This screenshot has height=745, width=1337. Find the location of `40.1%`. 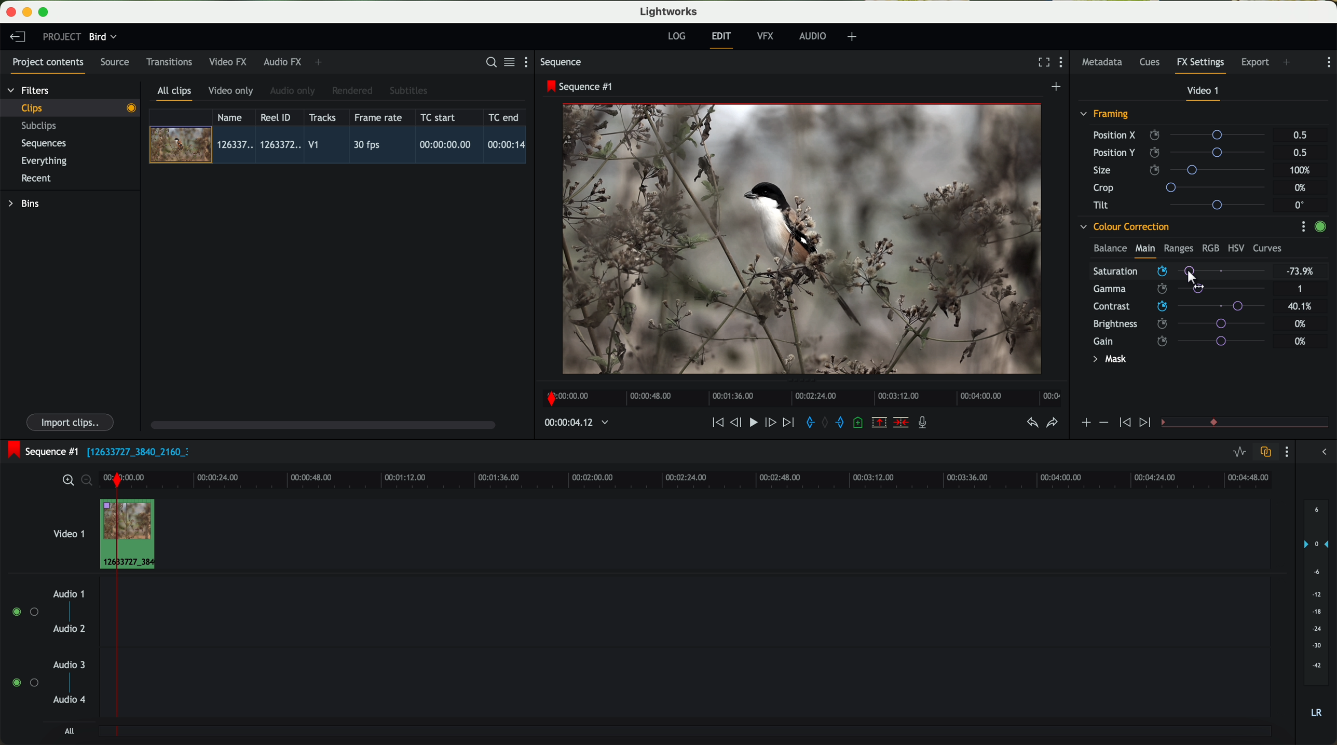

40.1% is located at coordinates (1303, 306).